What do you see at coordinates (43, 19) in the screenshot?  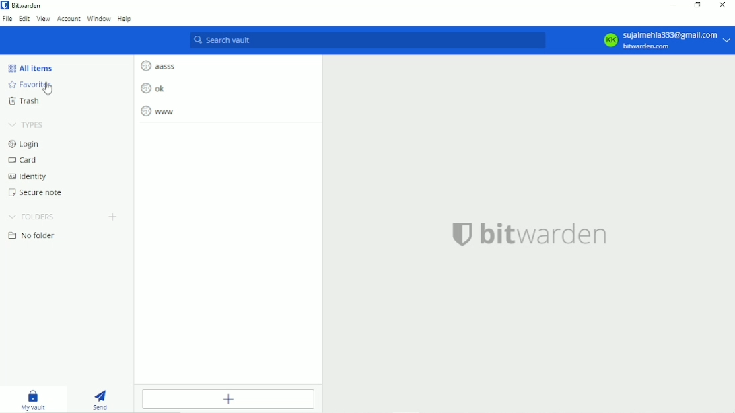 I see `View` at bounding box center [43, 19].